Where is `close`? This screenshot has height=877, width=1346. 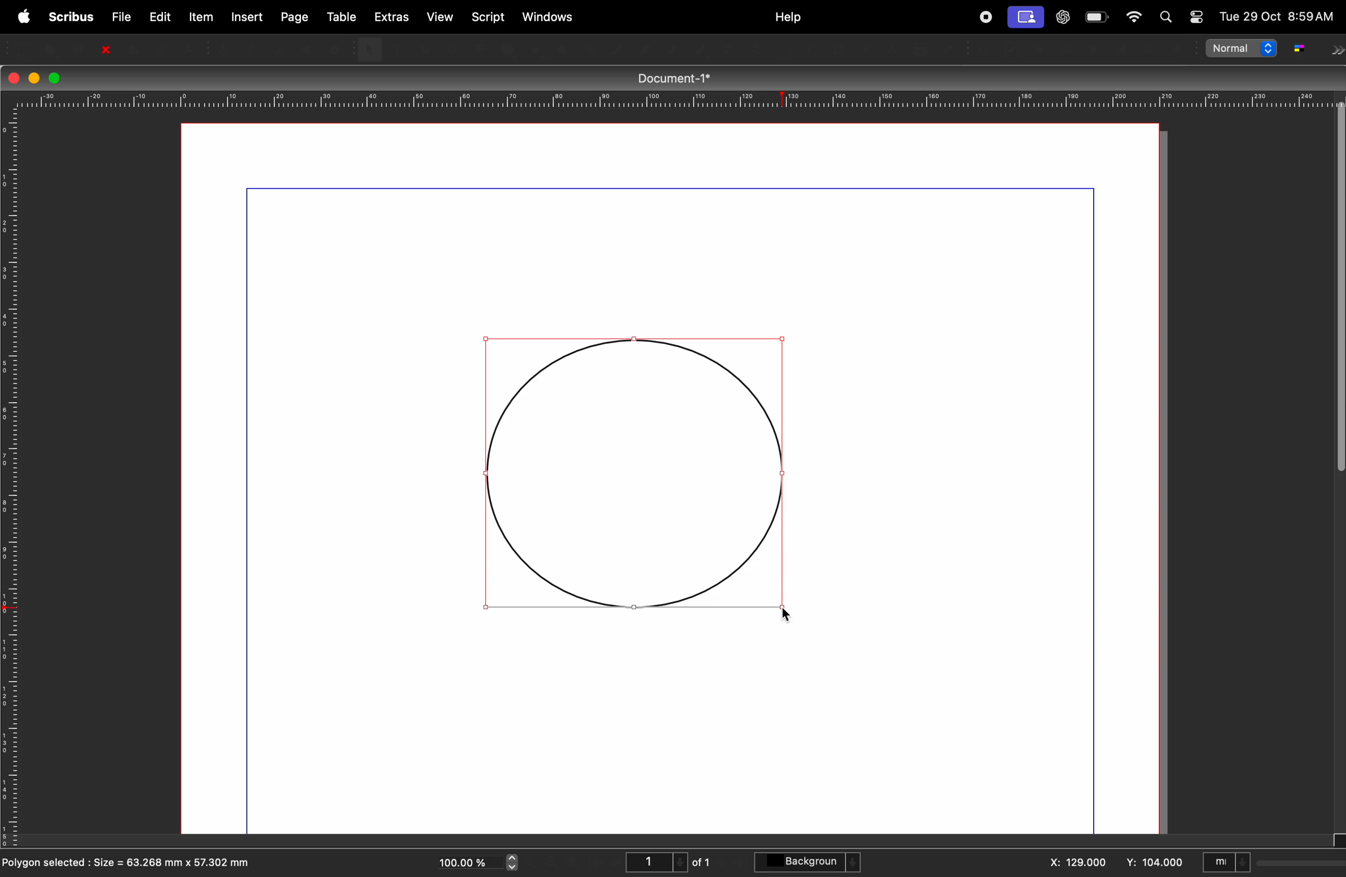
close is located at coordinates (105, 48).